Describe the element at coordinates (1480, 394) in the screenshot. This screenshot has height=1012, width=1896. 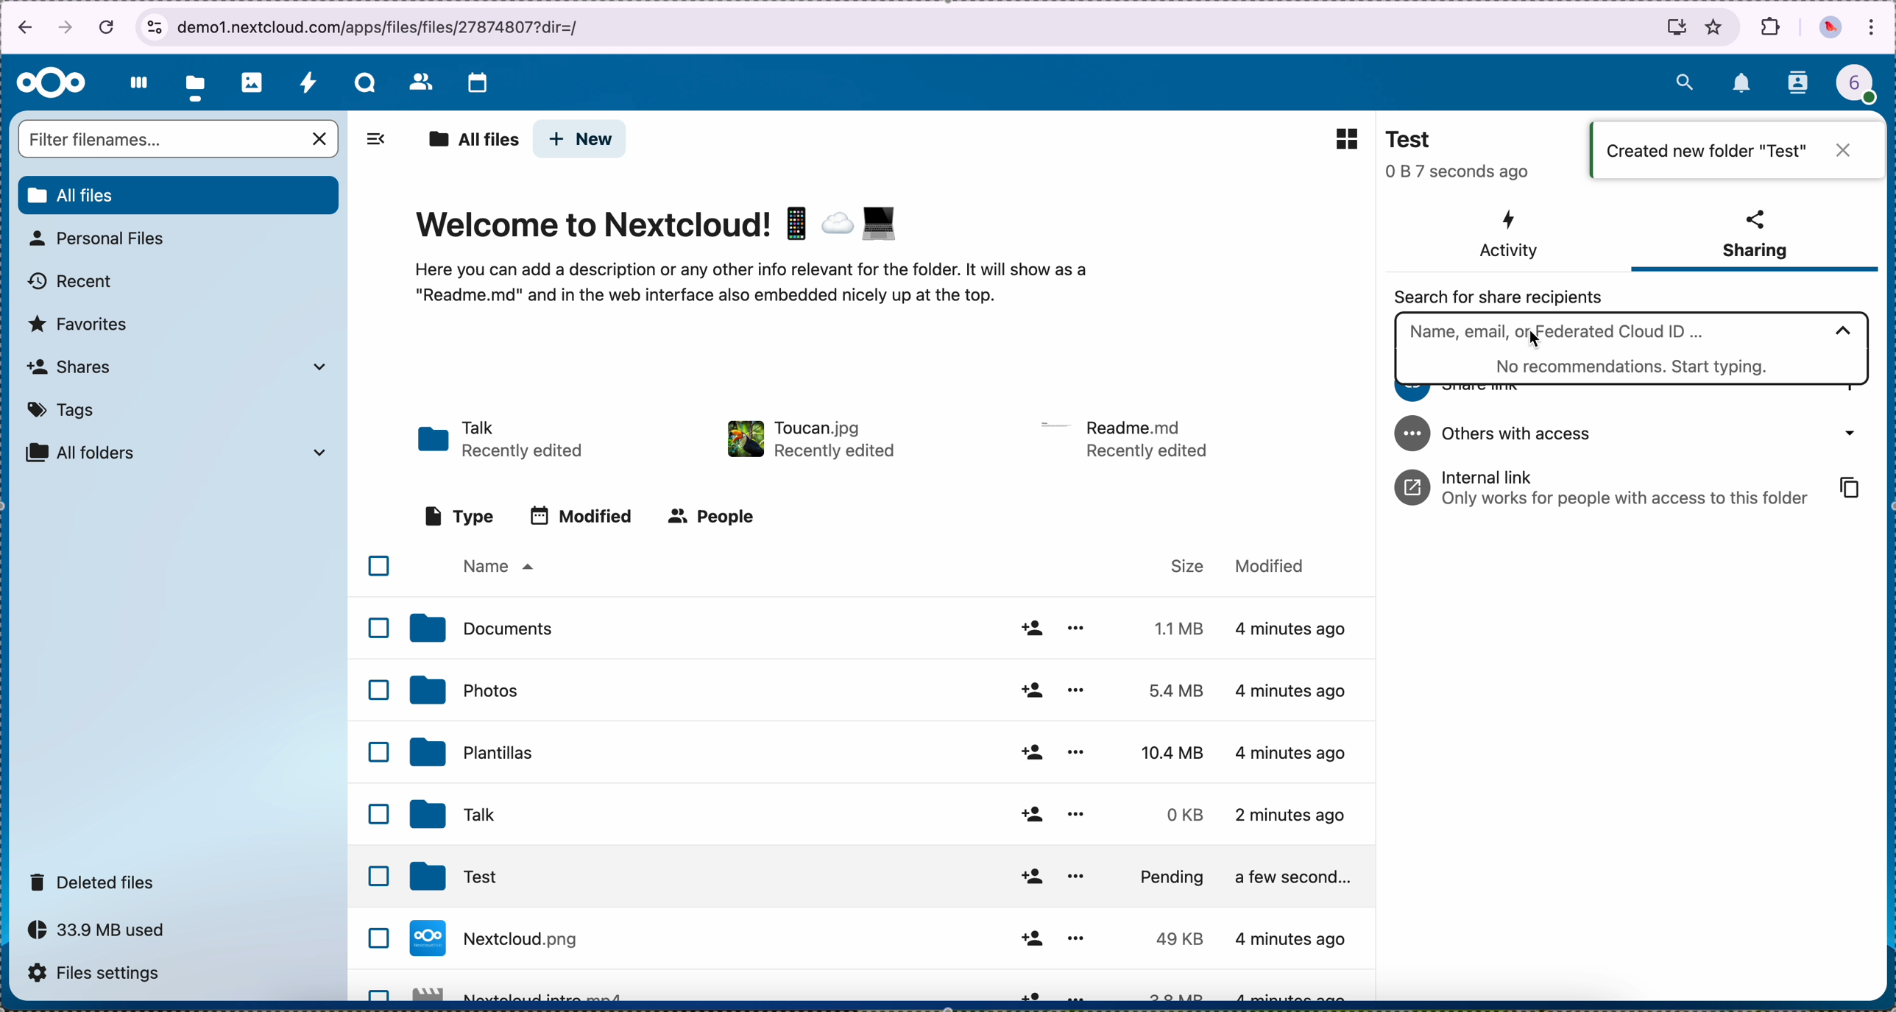
I see `share link` at that location.